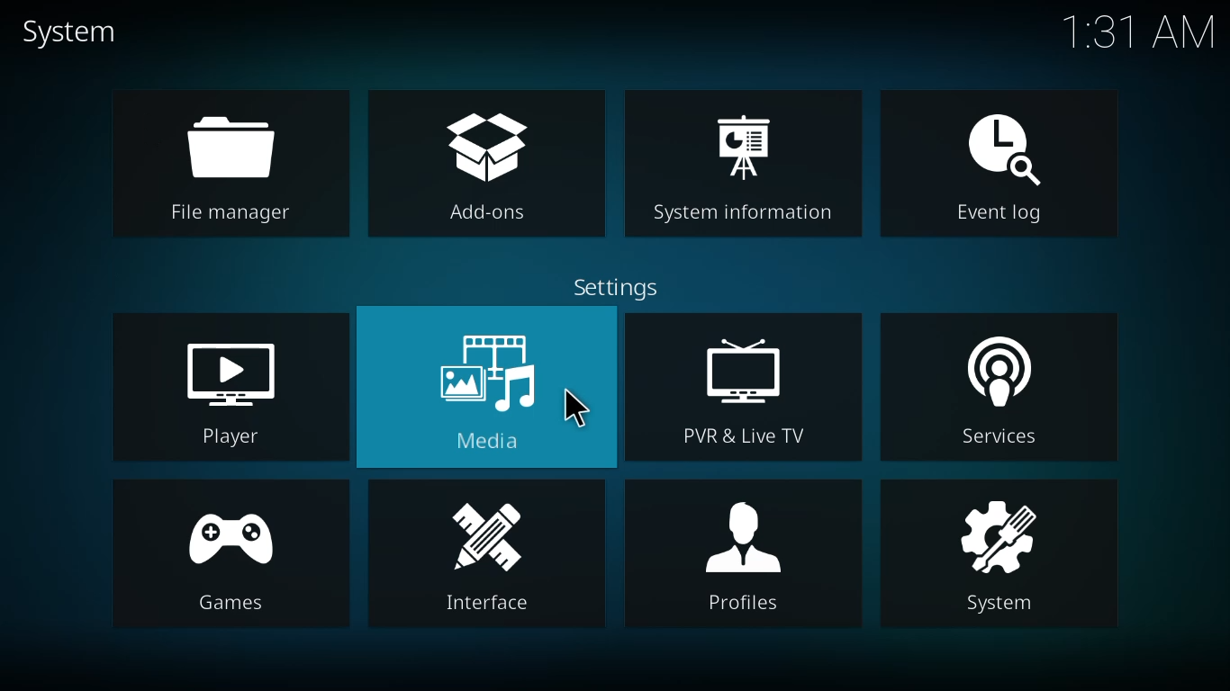 This screenshot has width=1230, height=691. Describe the element at coordinates (622, 290) in the screenshot. I see `settings` at that location.